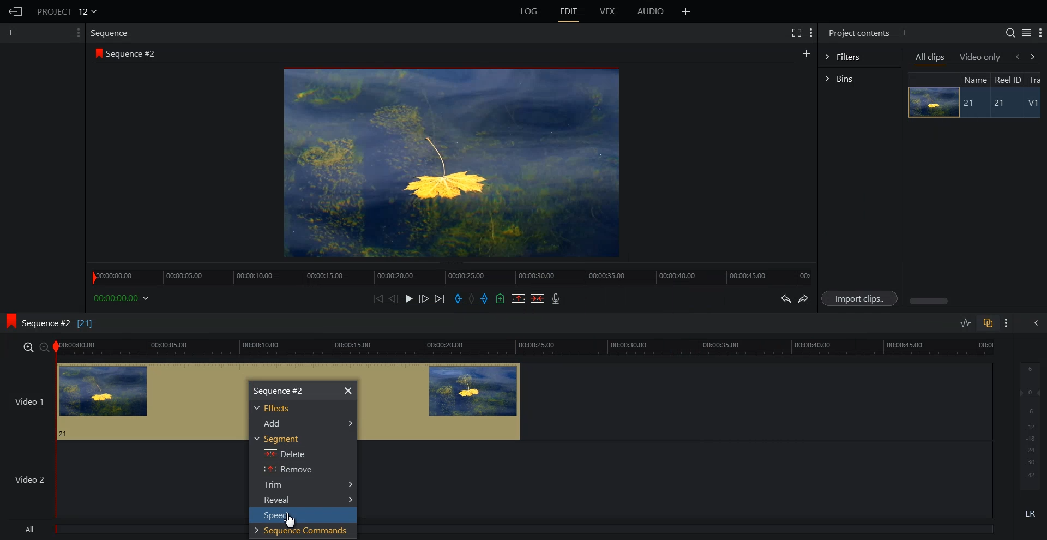 The width and height of the screenshot is (1047, 540). Describe the element at coordinates (348, 391) in the screenshot. I see `close` at that location.